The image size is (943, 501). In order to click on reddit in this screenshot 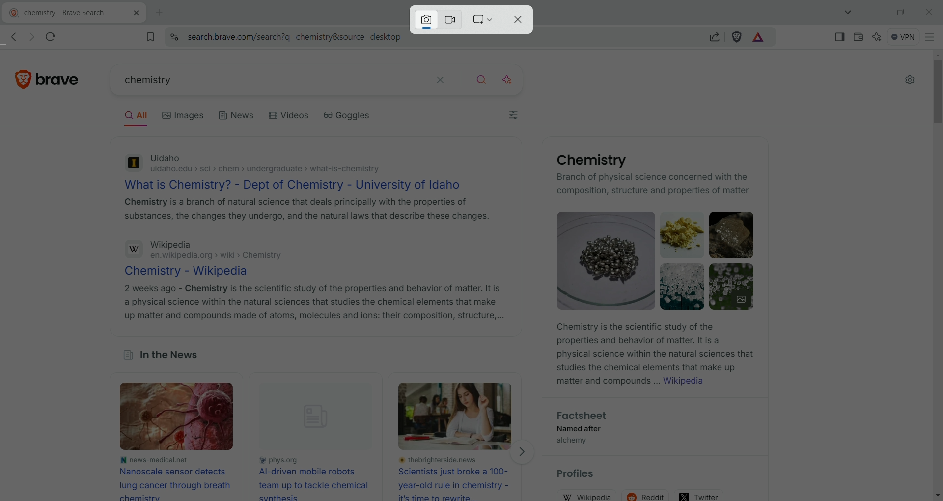, I will do `click(648, 493)`.